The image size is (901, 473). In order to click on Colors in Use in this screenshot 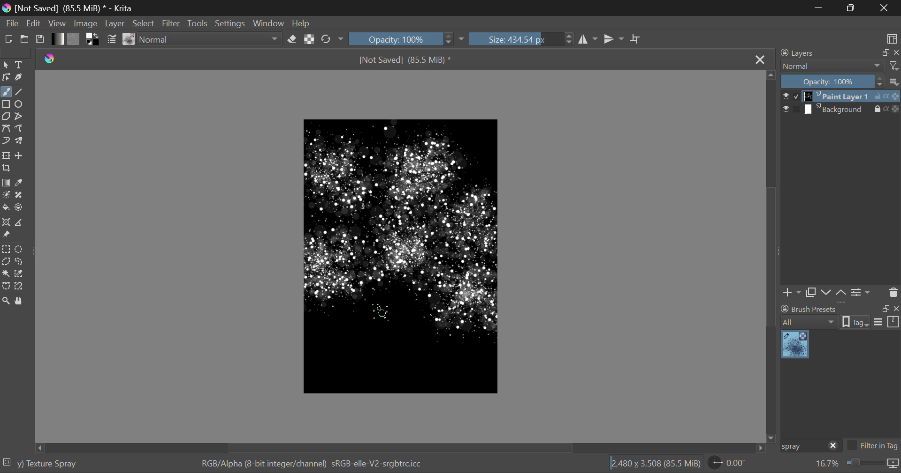, I will do `click(93, 39)`.